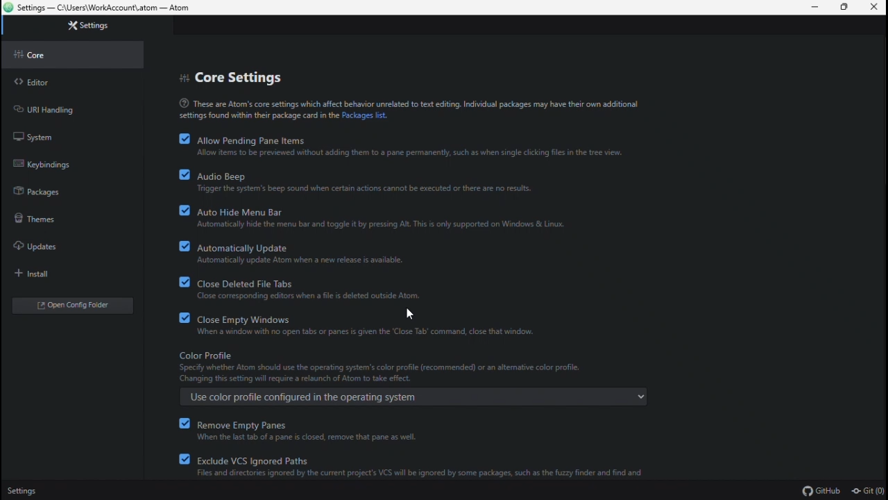 The image size is (888, 500). What do you see at coordinates (420, 110) in the screenshot?
I see `text` at bounding box center [420, 110].